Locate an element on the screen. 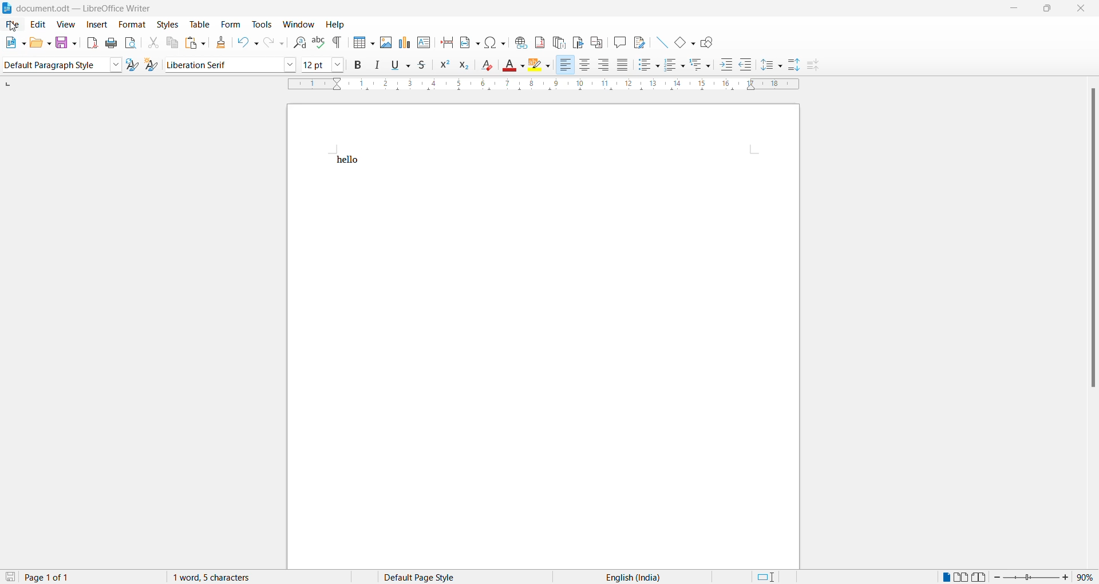 The height and width of the screenshot is (584, 1099). text colour is located at coordinates (514, 65).